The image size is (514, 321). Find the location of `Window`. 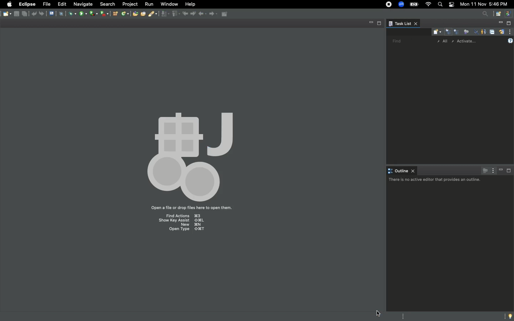

Window is located at coordinates (169, 4).